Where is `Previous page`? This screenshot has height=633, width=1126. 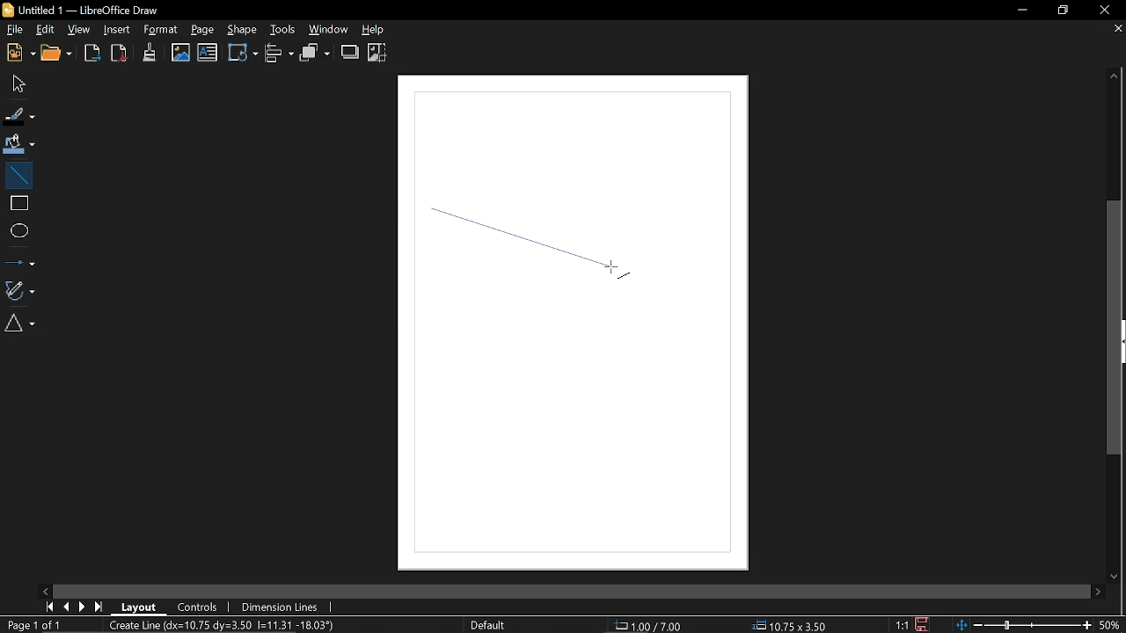 Previous page is located at coordinates (68, 606).